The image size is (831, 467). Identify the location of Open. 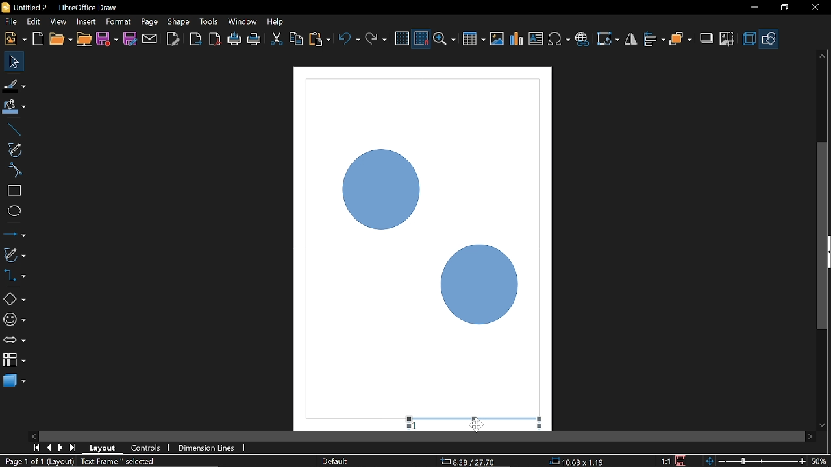
(60, 40).